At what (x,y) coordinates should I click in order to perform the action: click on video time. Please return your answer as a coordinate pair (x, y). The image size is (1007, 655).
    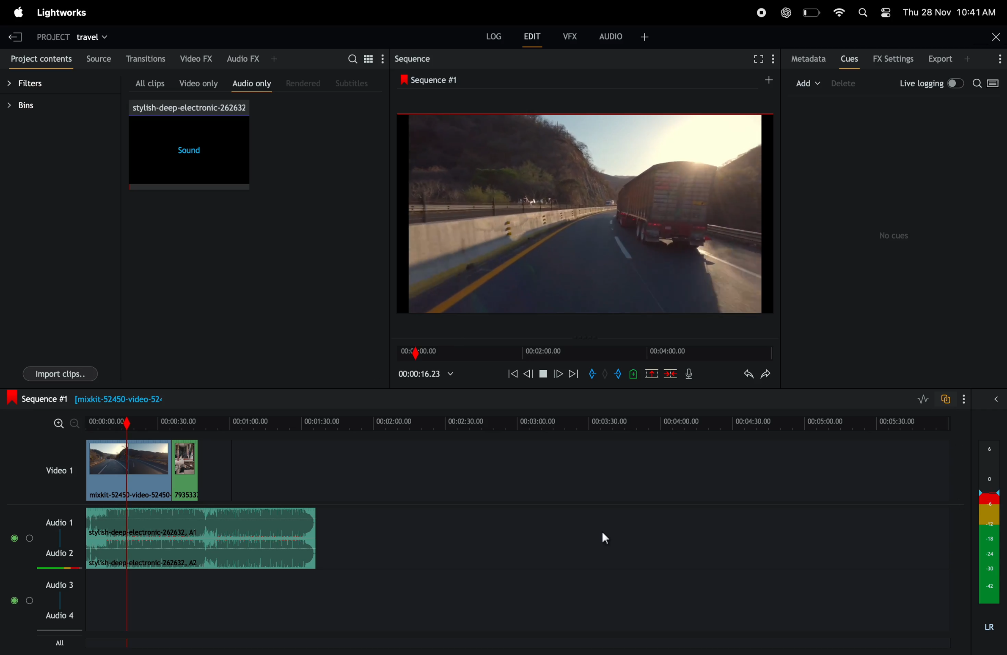
    Looking at the image, I should click on (555, 351).